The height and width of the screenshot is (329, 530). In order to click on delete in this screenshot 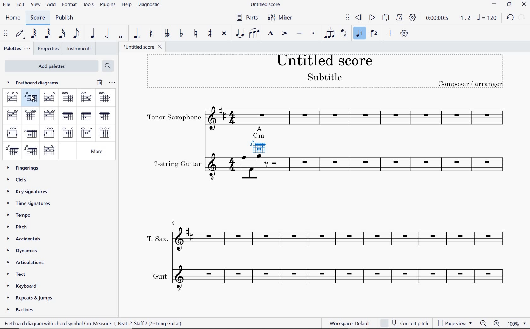, I will do `click(99, 83)`.